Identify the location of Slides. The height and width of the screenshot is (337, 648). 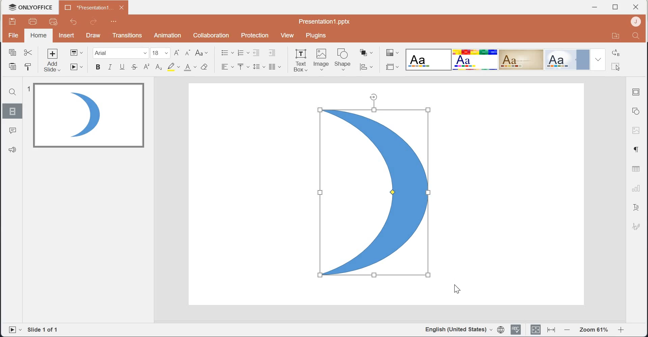
(12, 110).